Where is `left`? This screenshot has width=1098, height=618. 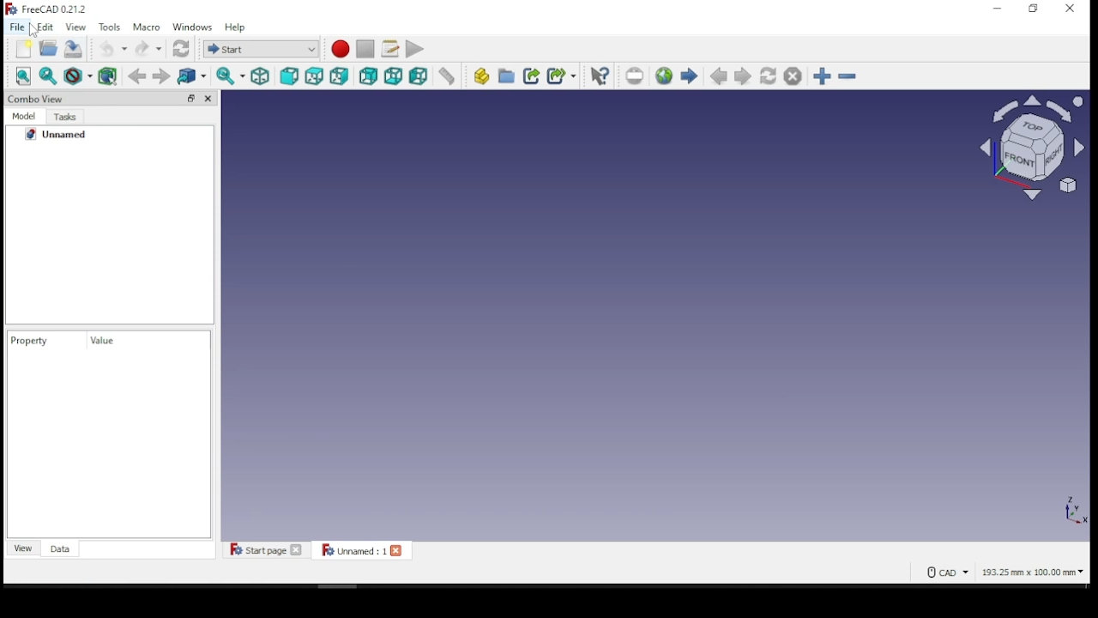
left is located at coordinates (419, 76).